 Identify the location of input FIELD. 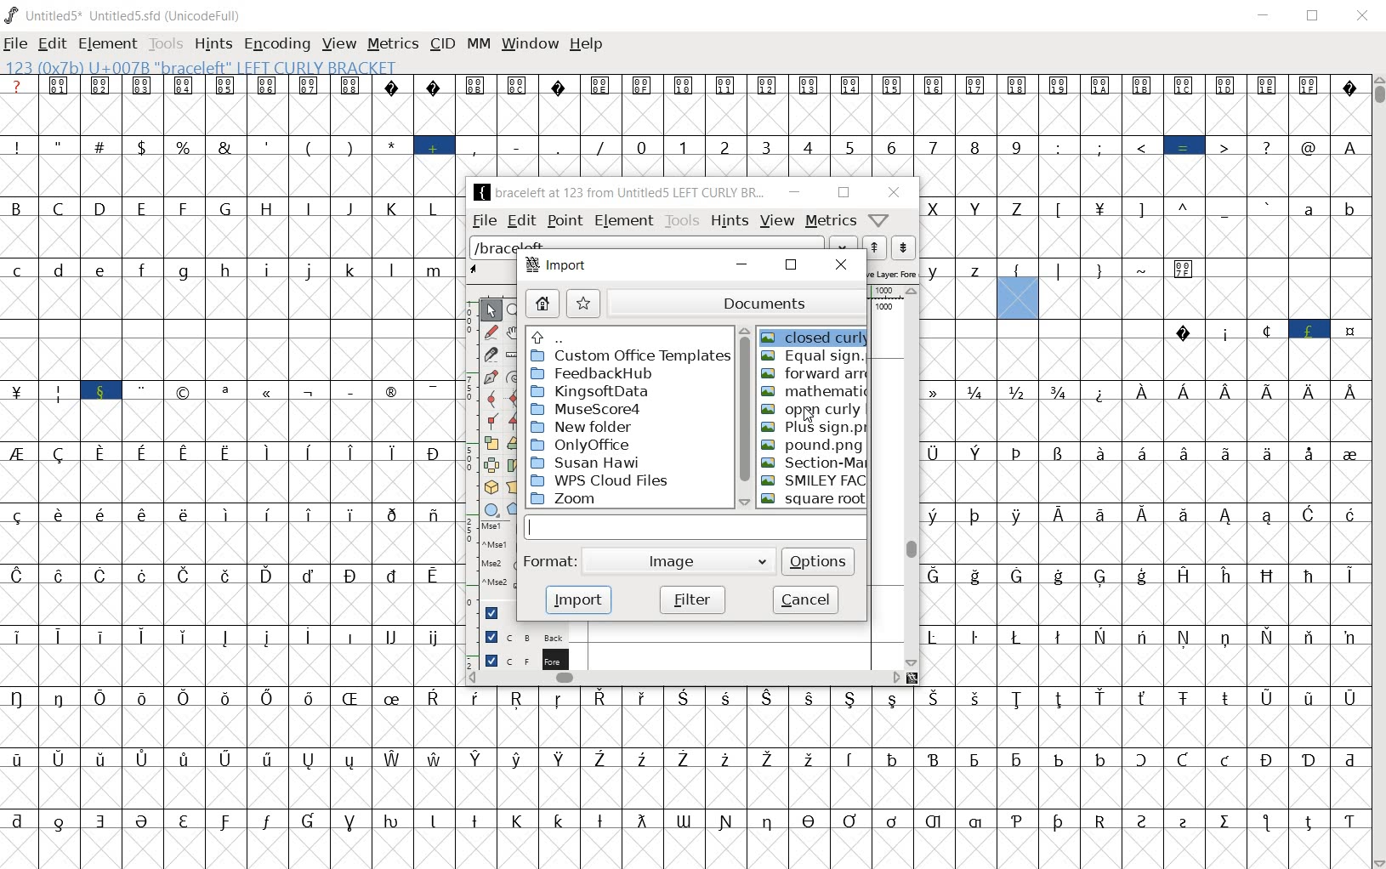
(694, 527).